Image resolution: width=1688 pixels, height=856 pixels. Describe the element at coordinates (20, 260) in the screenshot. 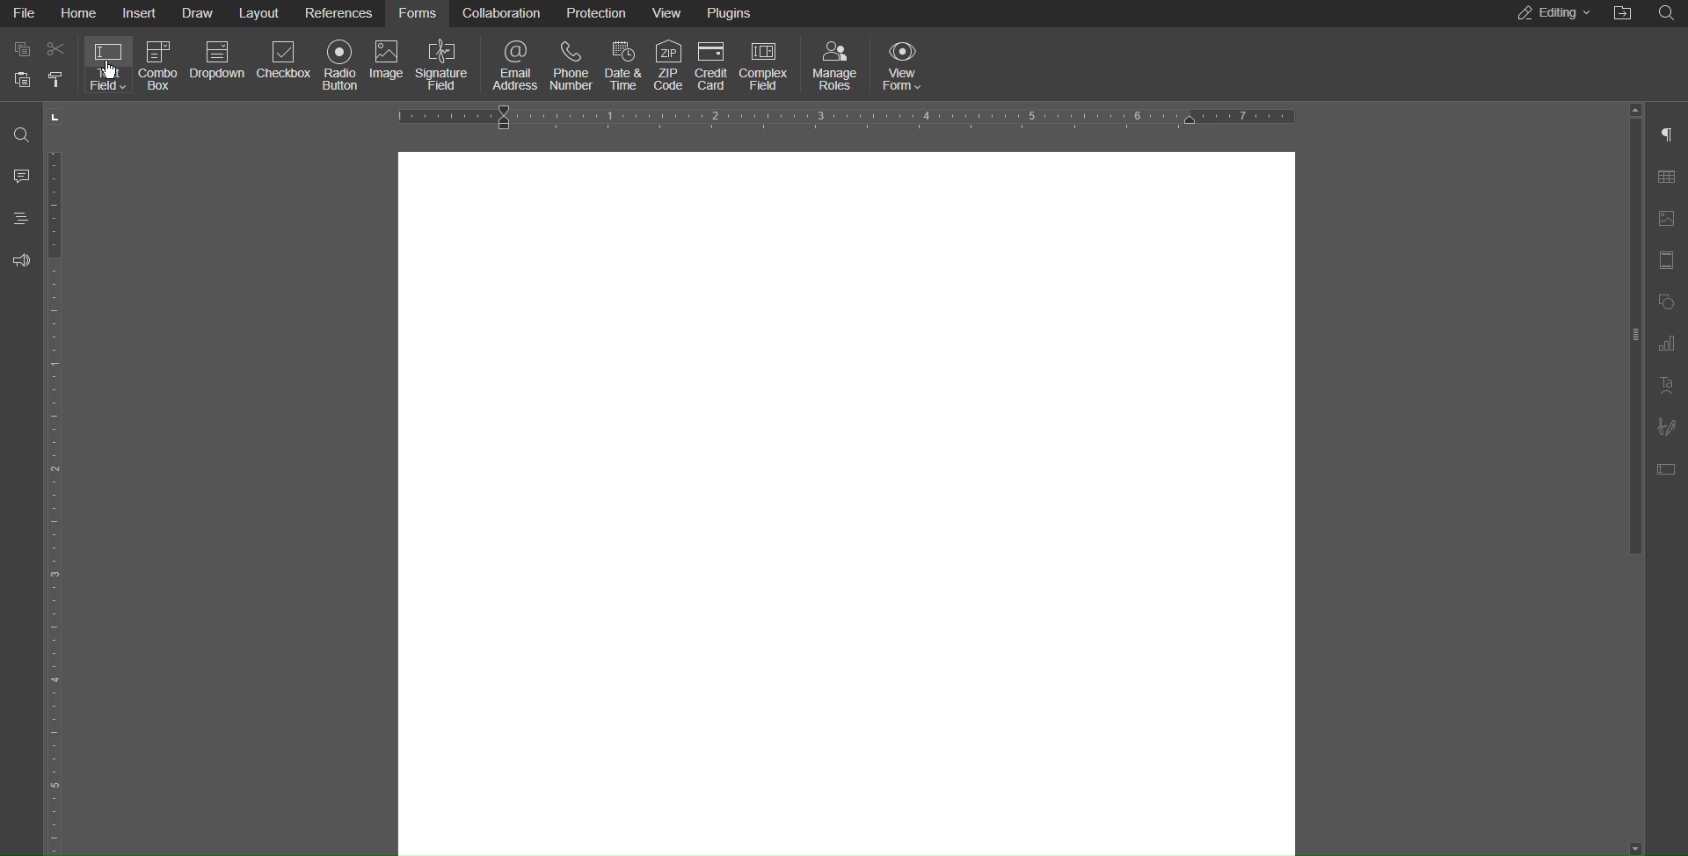

I see `Feedback and Support` at that location.